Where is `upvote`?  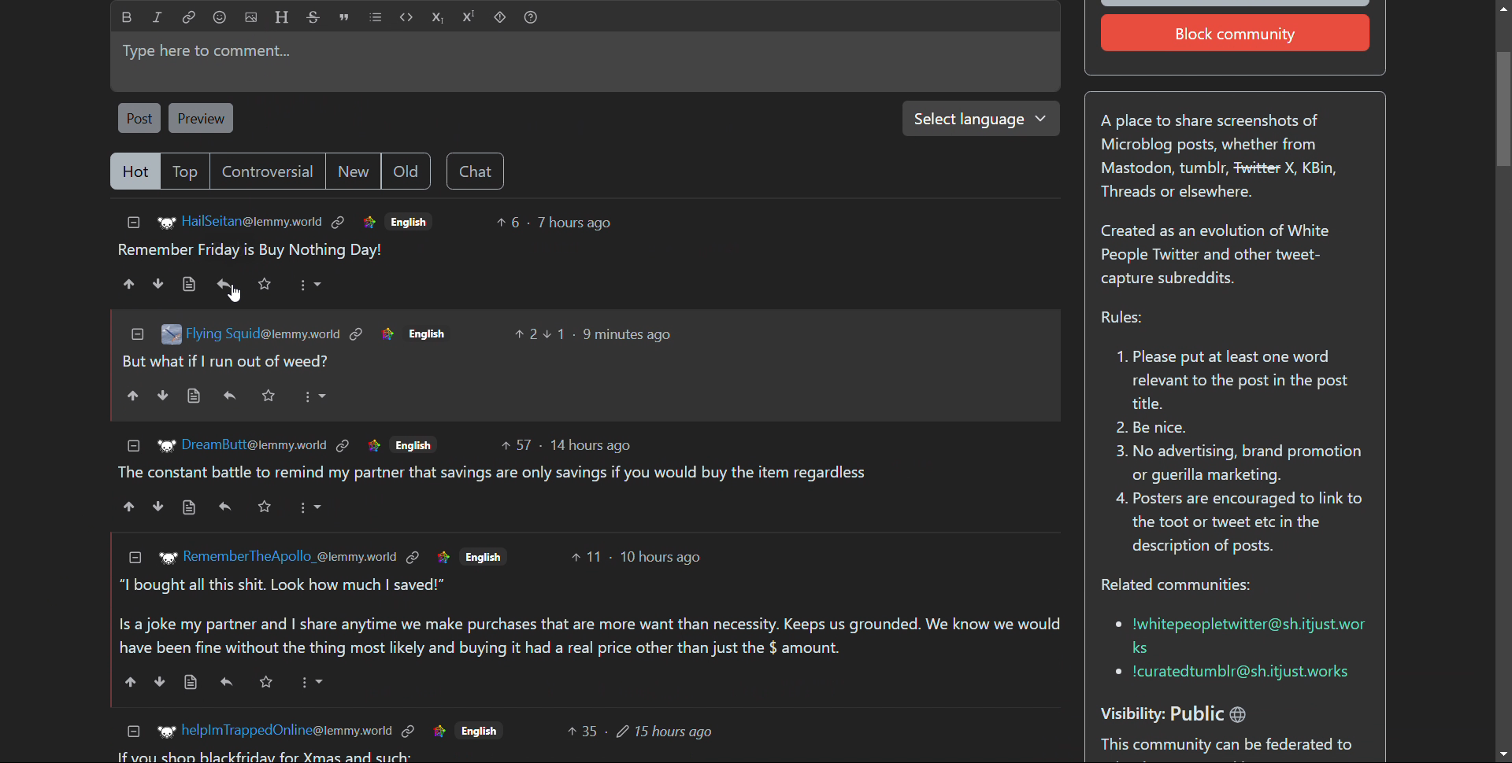 upvote is located at coordinates (128, 508).